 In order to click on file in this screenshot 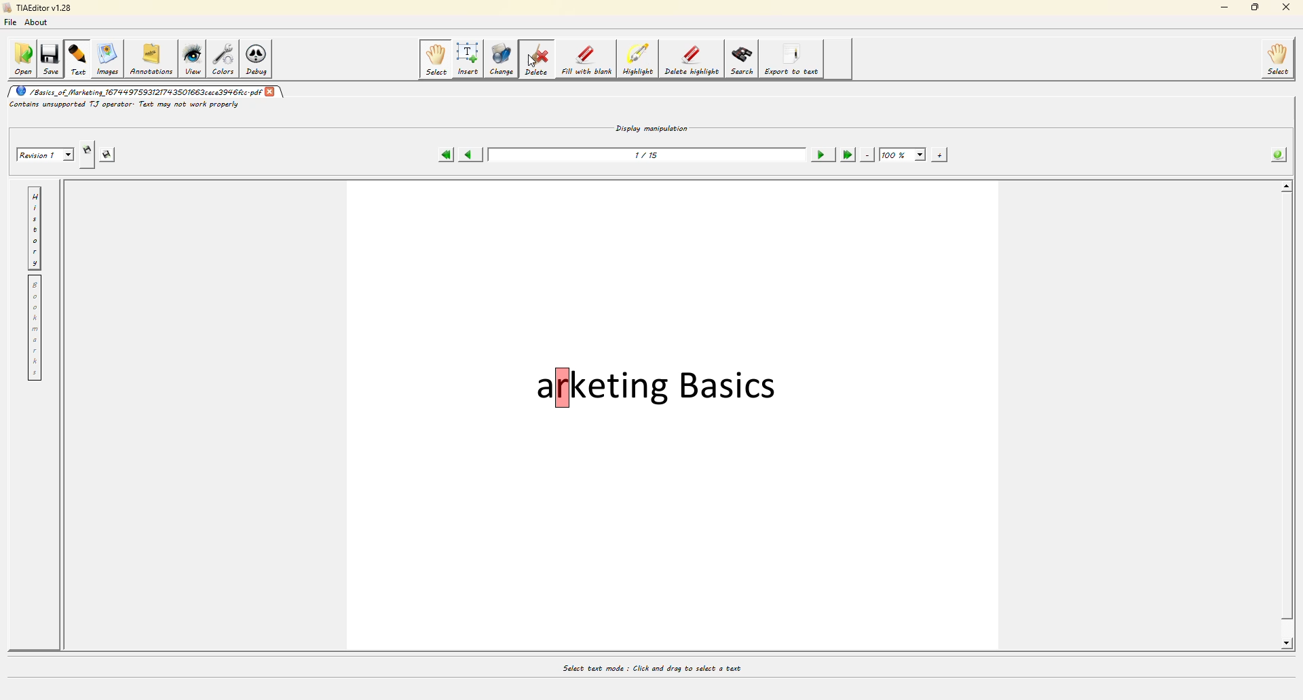, I will do `click(14, 24)`.